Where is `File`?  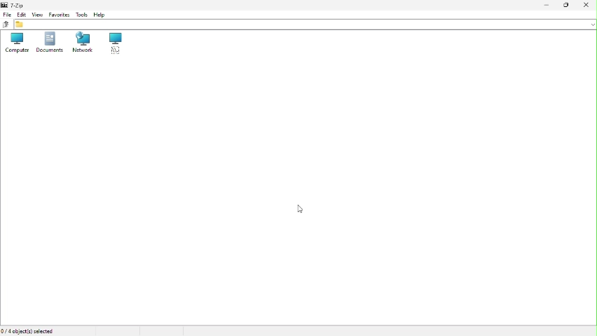 File is located at coordinates (6, 15).